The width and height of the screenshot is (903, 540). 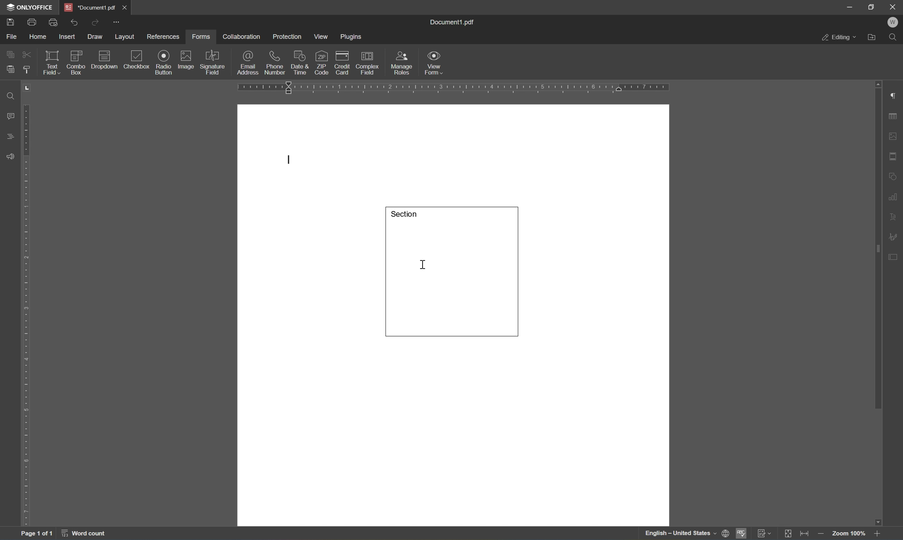 What do you see at coordinates (342, 63) in the screenshot?
I see `credit card` at bounding box center [342, 63].